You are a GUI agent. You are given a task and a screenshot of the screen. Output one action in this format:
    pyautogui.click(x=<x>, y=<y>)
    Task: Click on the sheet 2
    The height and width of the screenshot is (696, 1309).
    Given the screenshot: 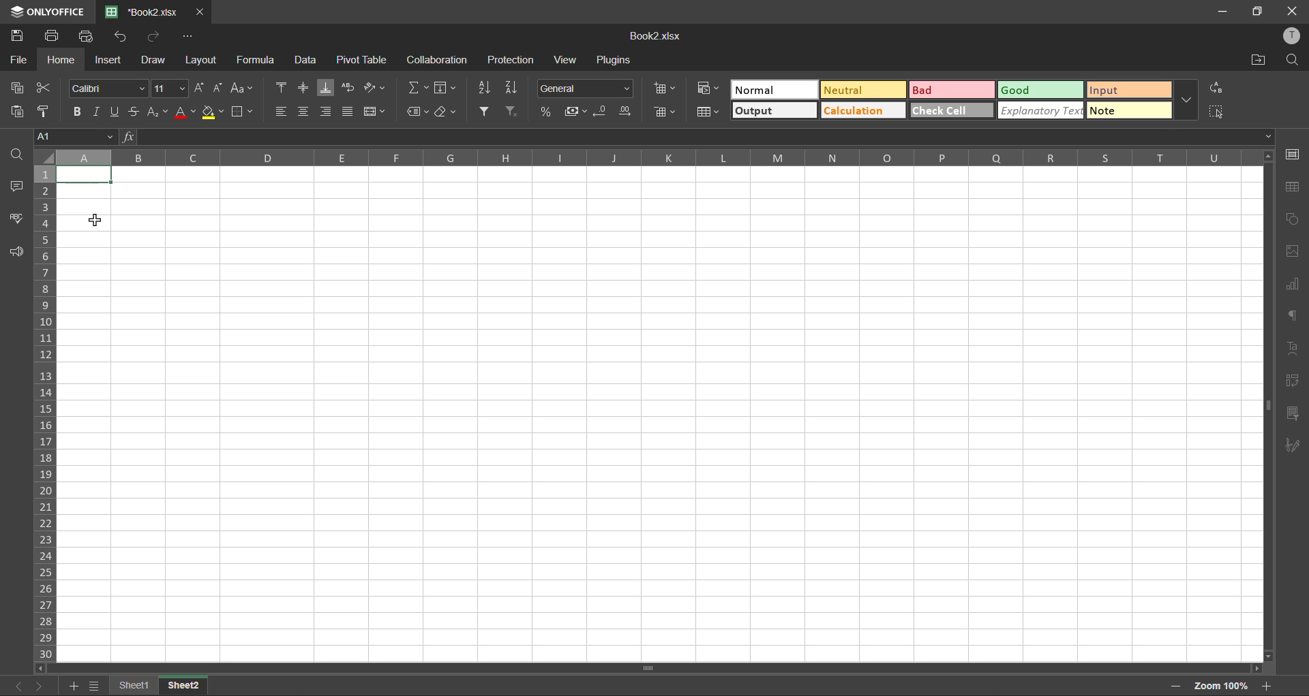 What is the action you would take?
    pyautogui.click(x=184, y=685)
    